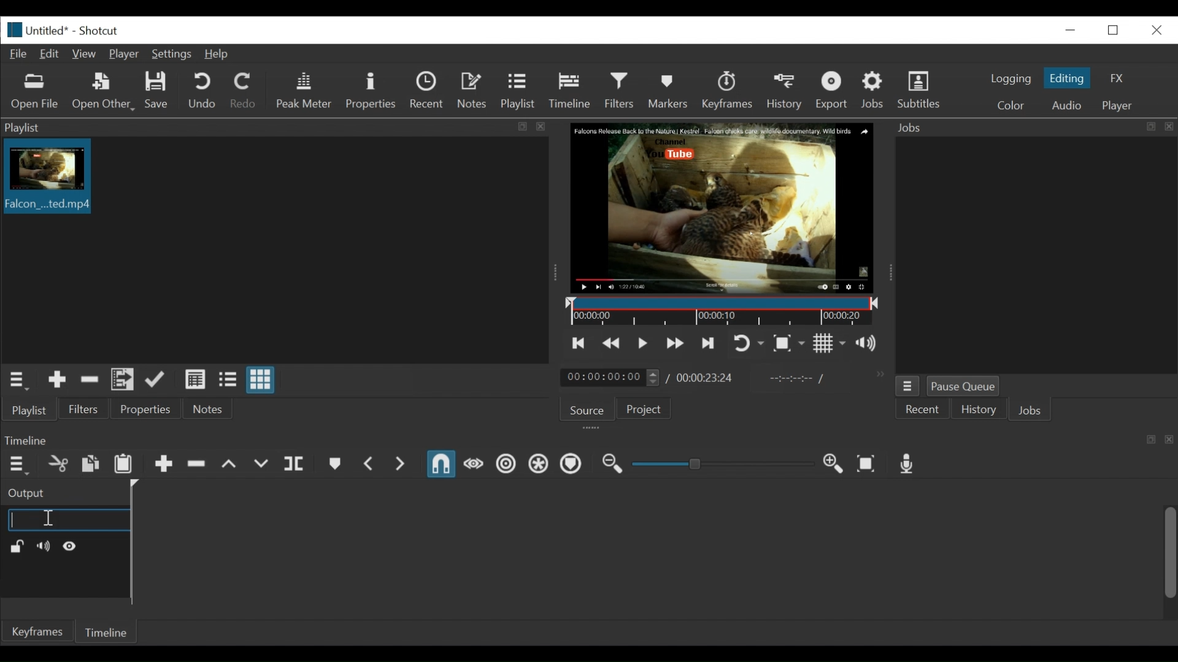 The image size is (1178, 662). What do you see at coordinates (229, 463) in the screenshot?
I see `Lift` at bounding box center [229, 463].